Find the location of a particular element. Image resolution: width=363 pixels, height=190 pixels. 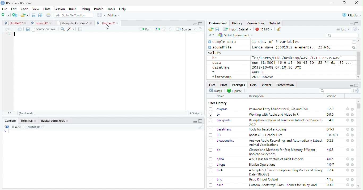

Bitwise Operations is located at coordinates (263, 165).